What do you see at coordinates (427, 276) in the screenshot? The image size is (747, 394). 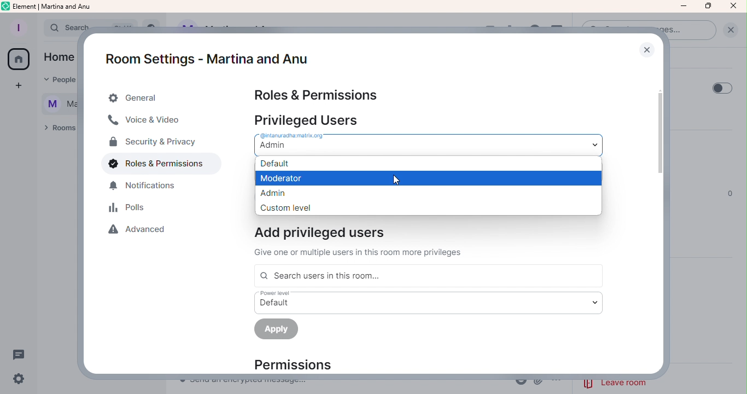 I see `Search users in this room` at bounding box center [427, 276].